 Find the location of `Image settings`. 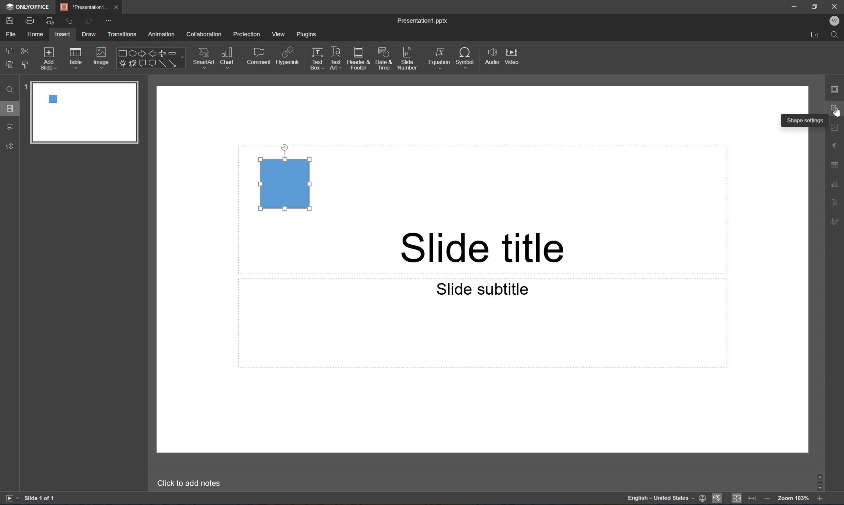

Image settings is located at coordinates (837, 126).